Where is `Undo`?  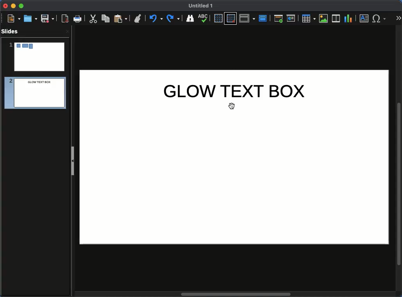 Undo is located at coordinates (155, 18).